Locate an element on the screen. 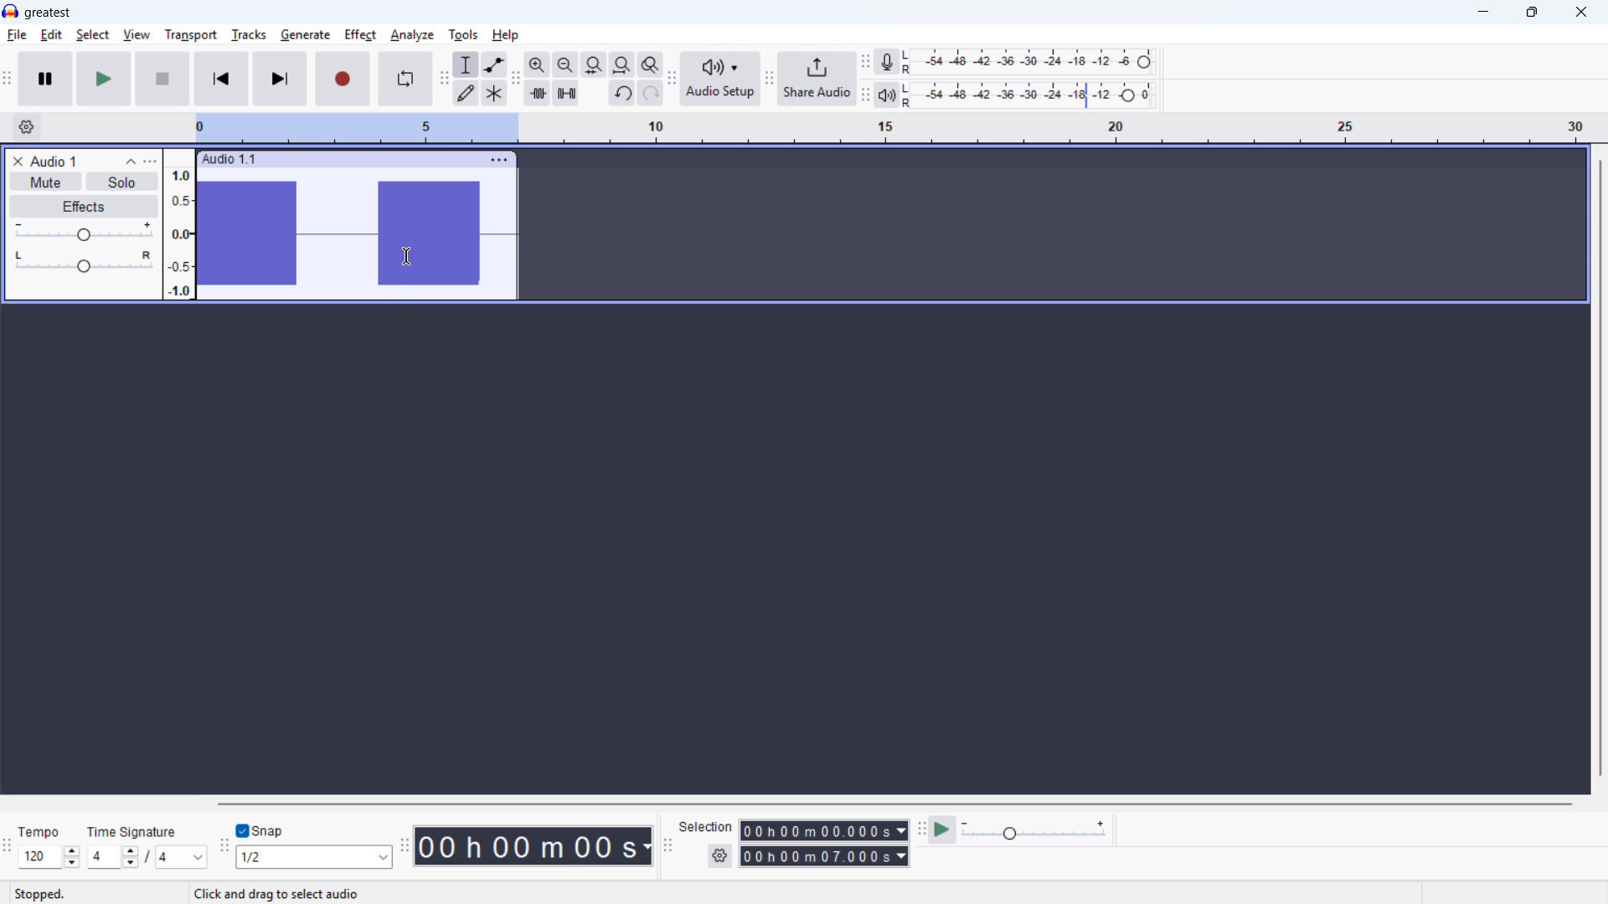 Image resolution: width=1608 pixels, height=904 pixels. effect is located at coordinates (360, 35).